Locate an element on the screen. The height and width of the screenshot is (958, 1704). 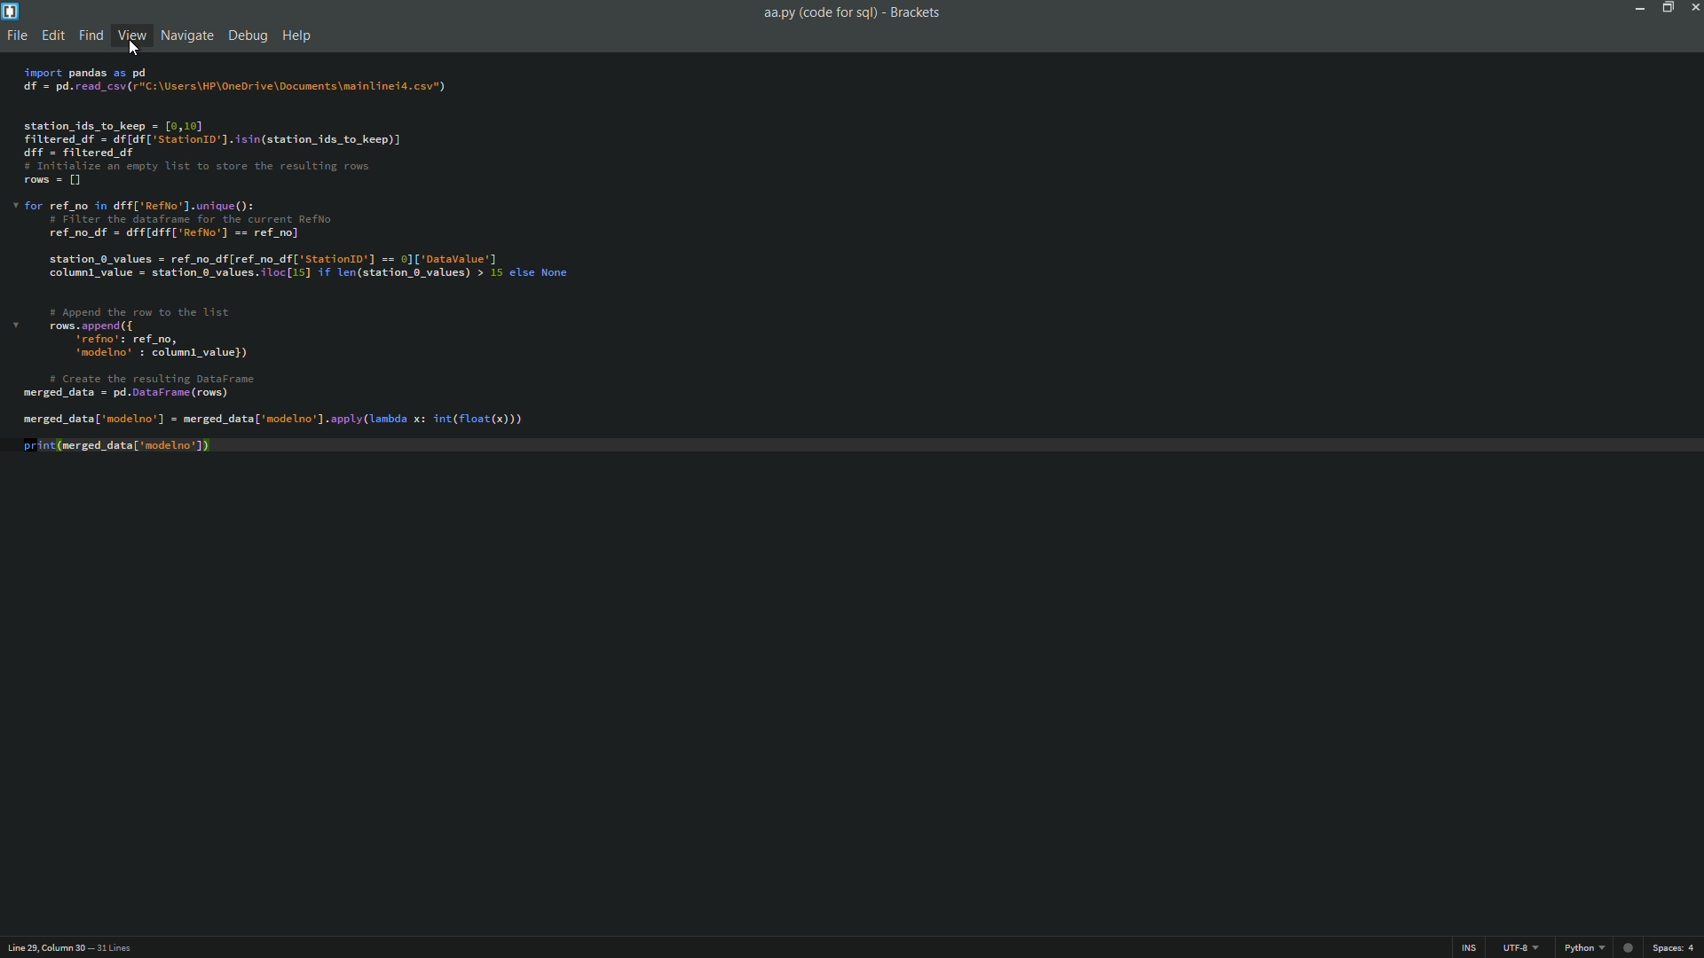
edit menu is located at coordinates (53, 34).